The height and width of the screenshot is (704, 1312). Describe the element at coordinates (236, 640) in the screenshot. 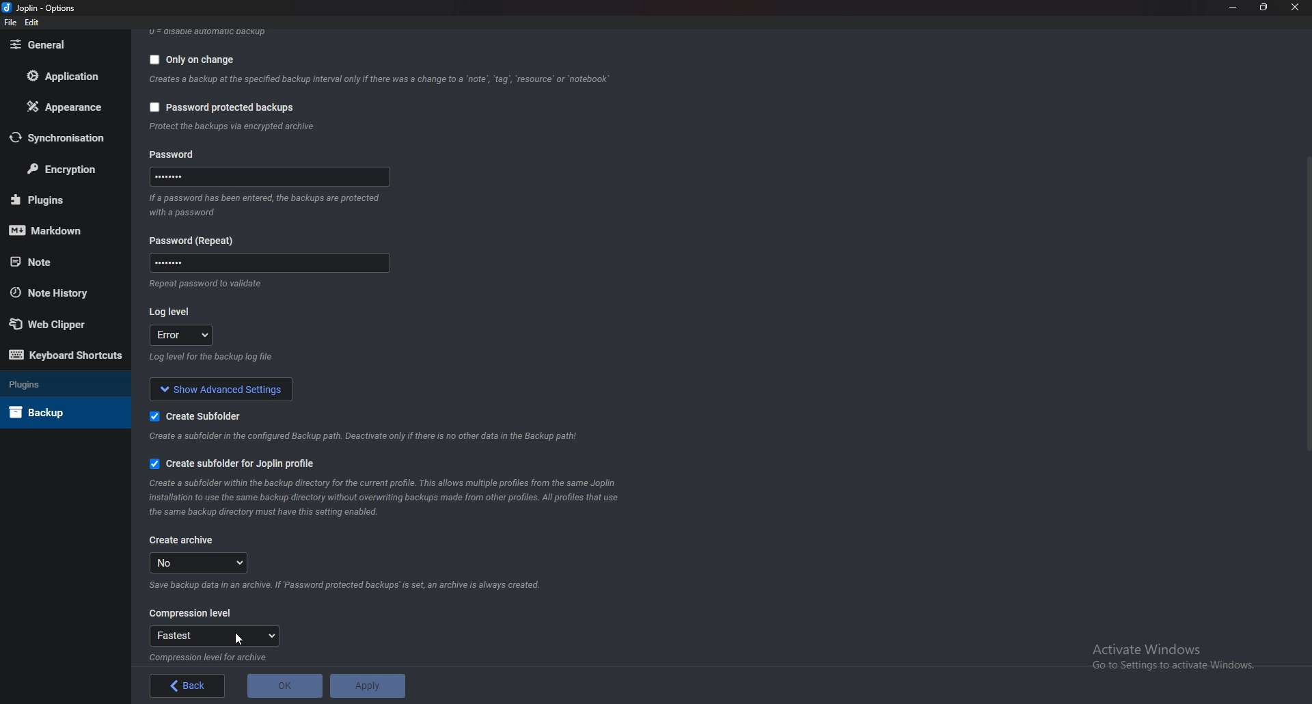

I see `cursor` at that location.